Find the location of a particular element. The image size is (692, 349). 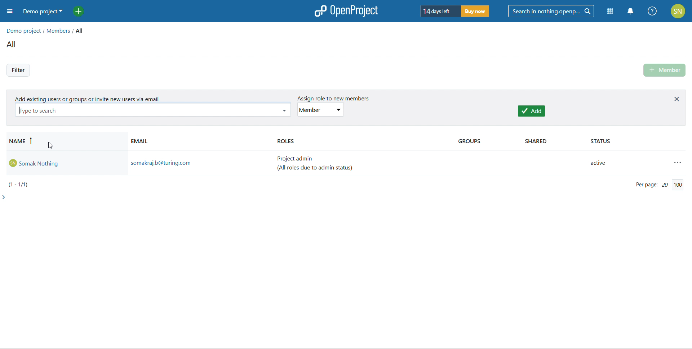

add existing users or groups or invite new users via email is located at coordinates (88, 98).